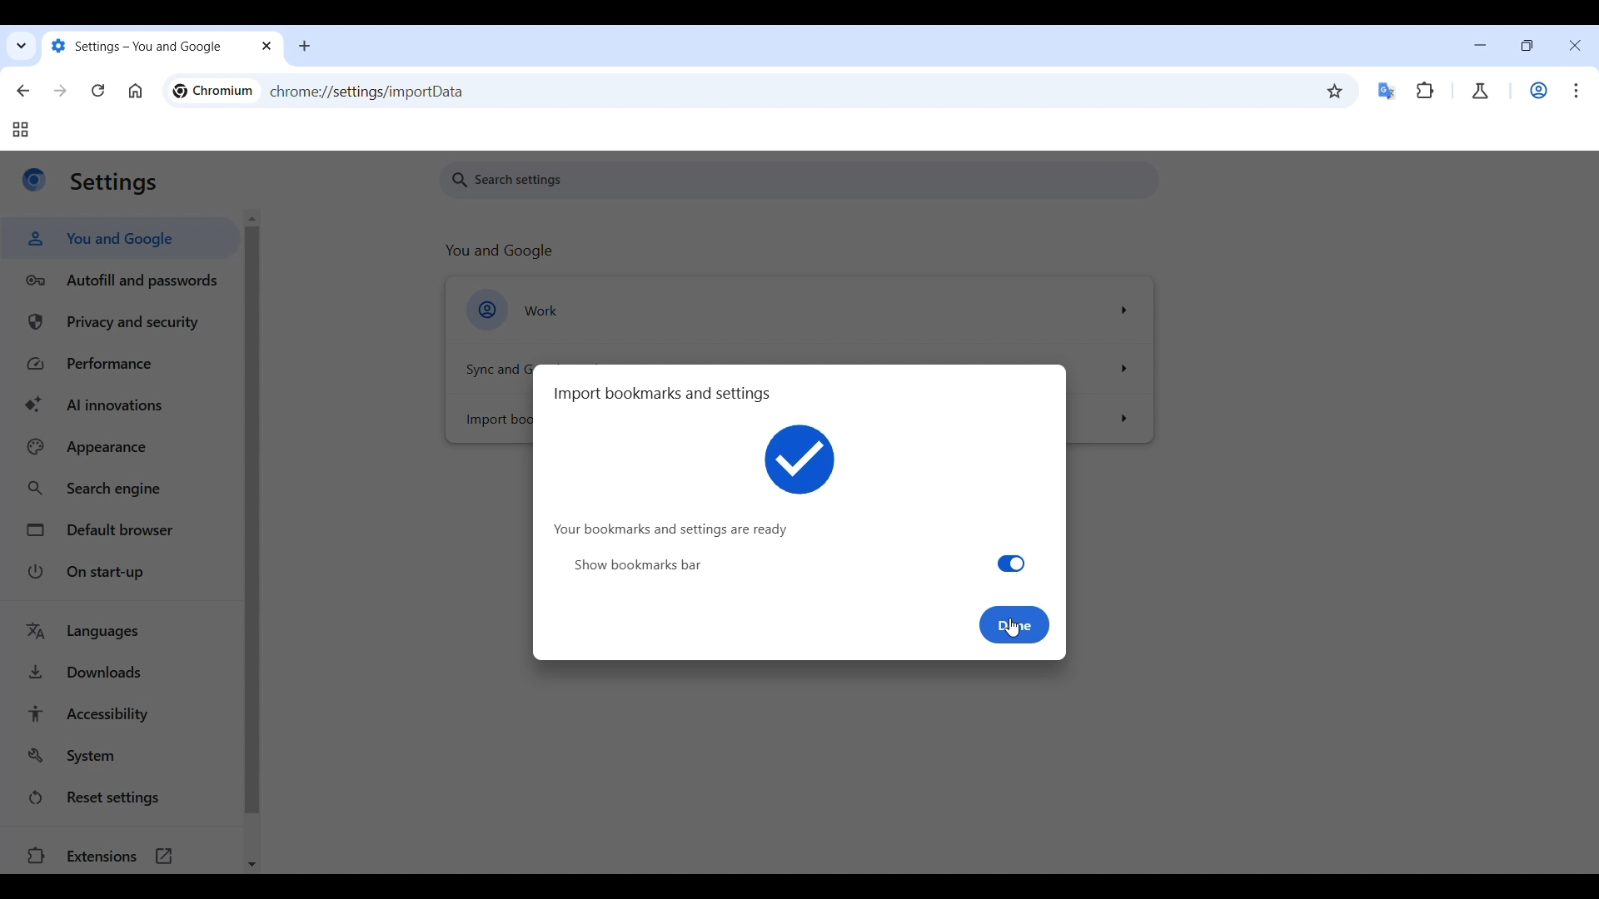 The image size is (1599, 899). Describe the element at coordinates (252, 520) in the screenshot. I see `Vertical slide bar` at that location.